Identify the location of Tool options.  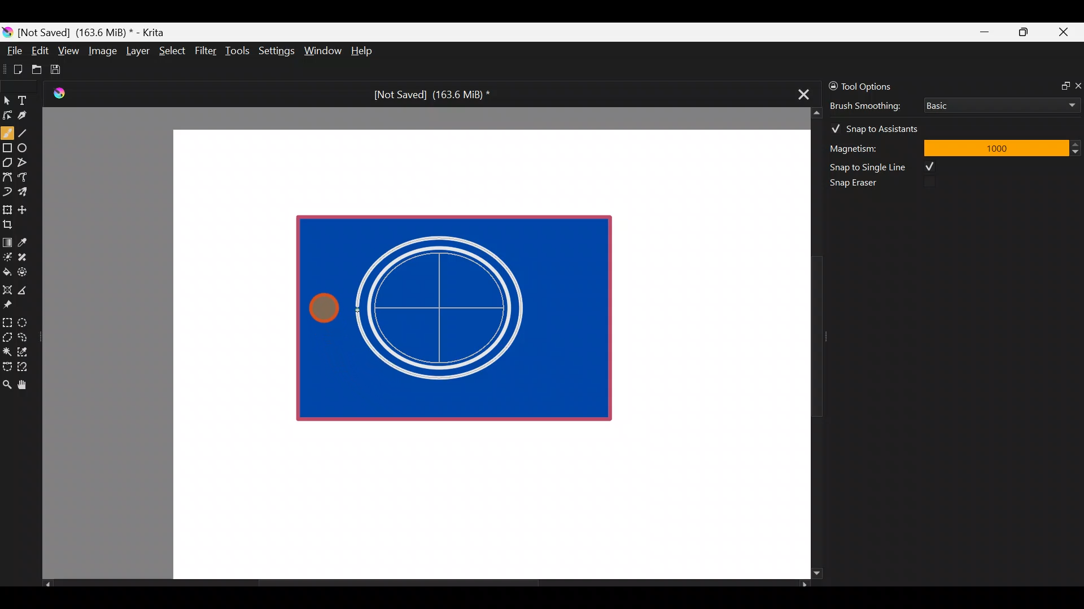
(877, 86).